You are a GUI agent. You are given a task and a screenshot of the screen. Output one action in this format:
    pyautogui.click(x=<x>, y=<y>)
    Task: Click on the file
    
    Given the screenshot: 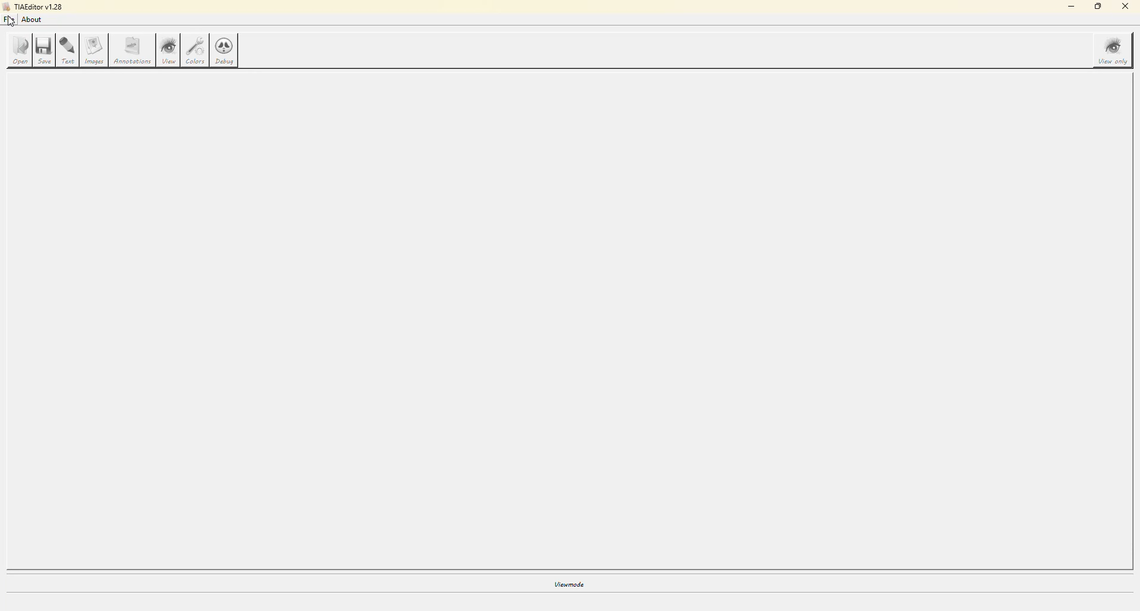 What is the action you would take?
    pyautogui.click(x=9, y=20)
    